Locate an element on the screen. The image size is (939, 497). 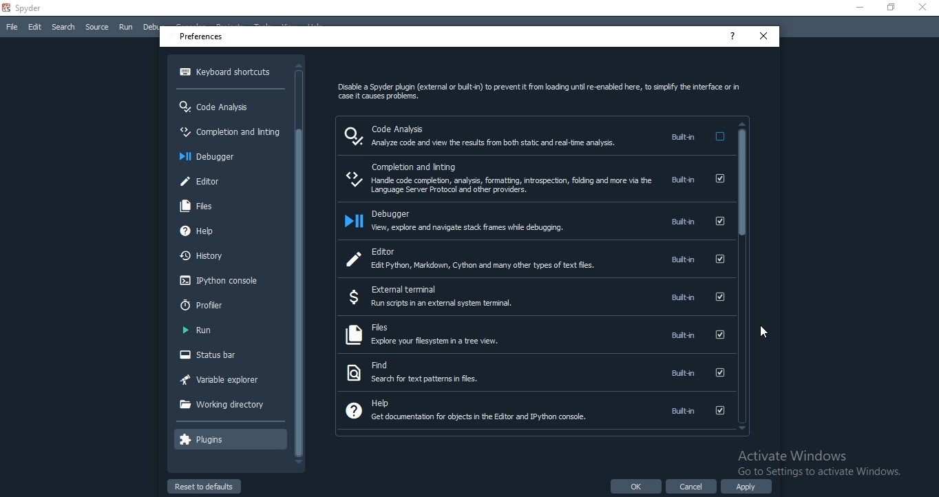
Source is located at coordinates (96, 28).